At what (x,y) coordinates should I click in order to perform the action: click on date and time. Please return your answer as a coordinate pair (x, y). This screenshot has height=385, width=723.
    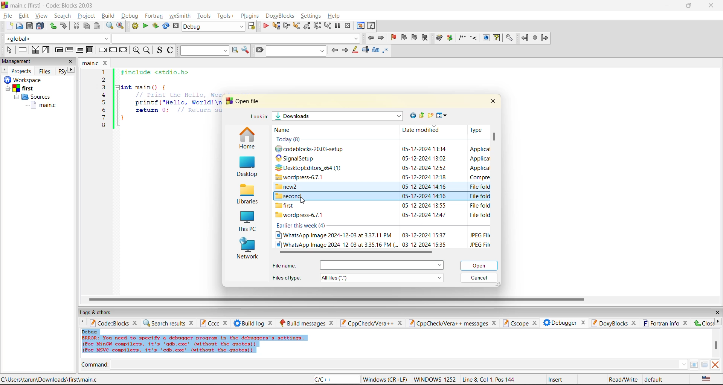
    Looking at the image, I should click on (425, 177).